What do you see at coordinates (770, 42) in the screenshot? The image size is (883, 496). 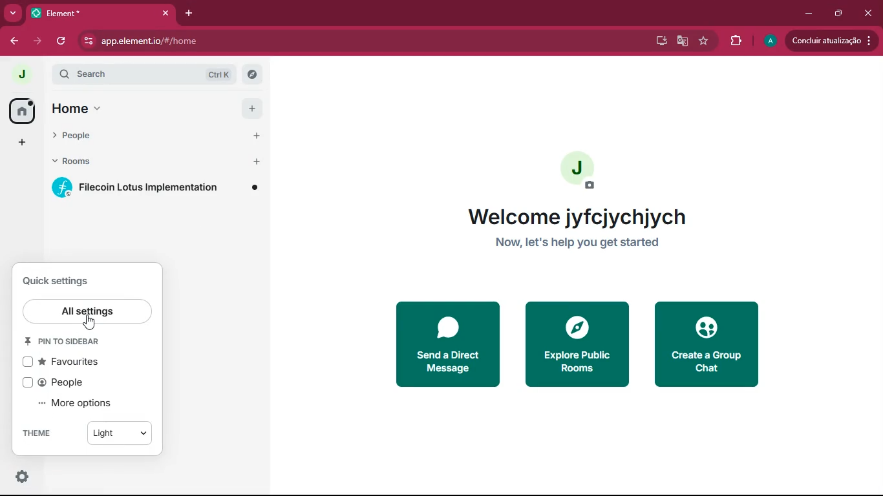 I see `profile picture` at bounding box center [770, 42].